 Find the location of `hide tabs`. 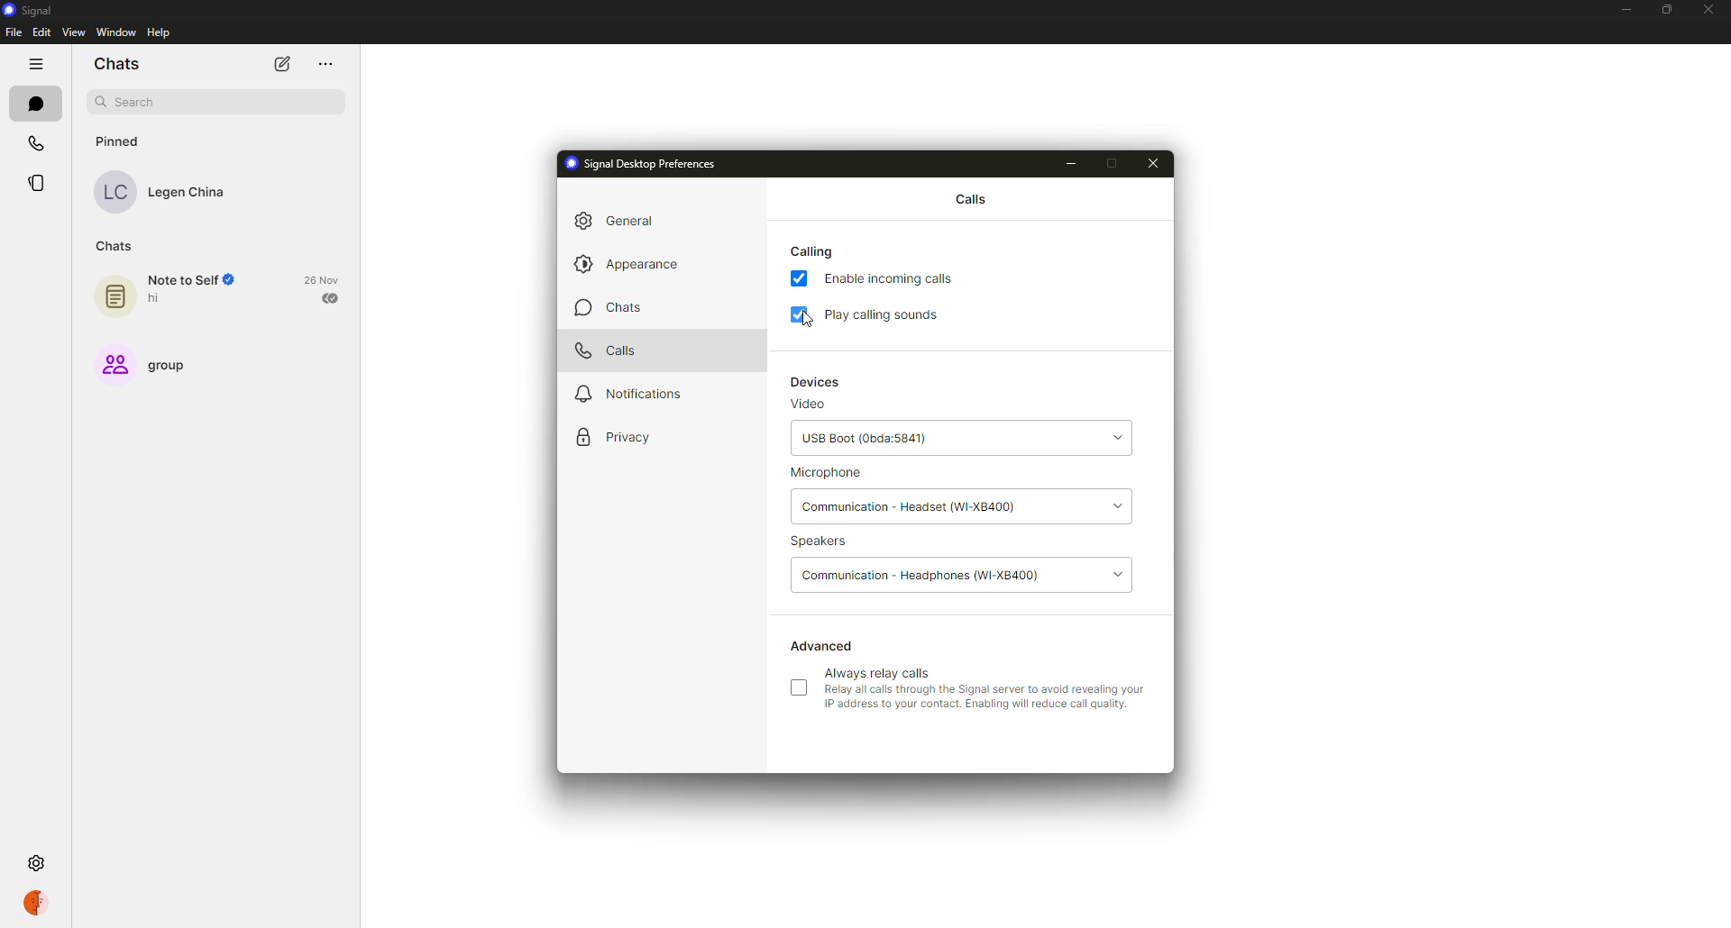

hide tabs is located at coordinates (34, 61).